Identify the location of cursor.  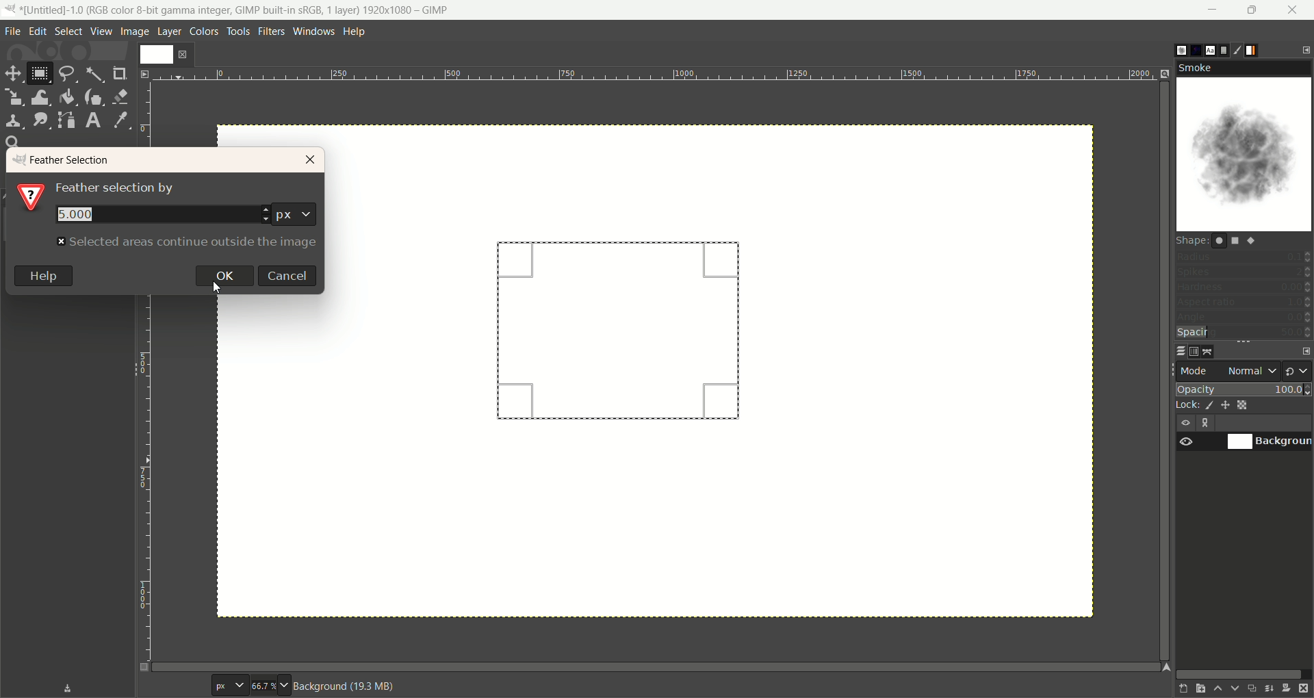
(219, 291).